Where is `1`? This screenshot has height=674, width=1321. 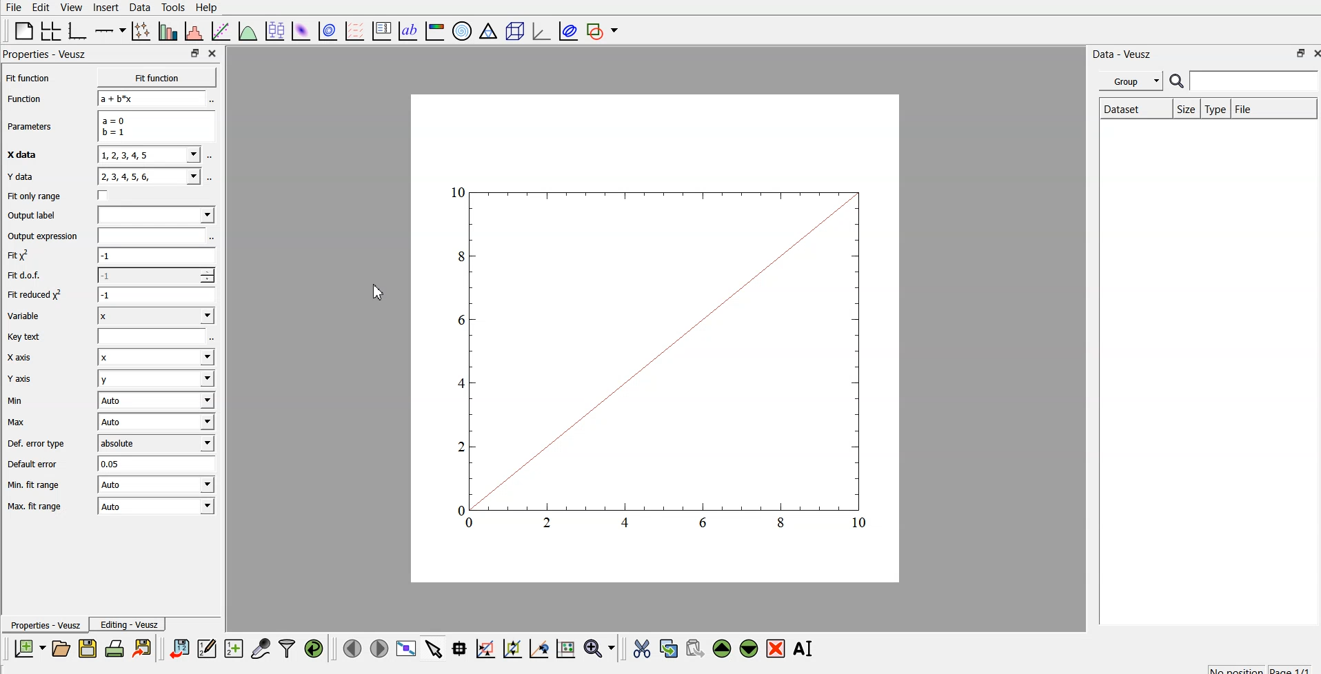 1 is located at coordinates (154, 296).